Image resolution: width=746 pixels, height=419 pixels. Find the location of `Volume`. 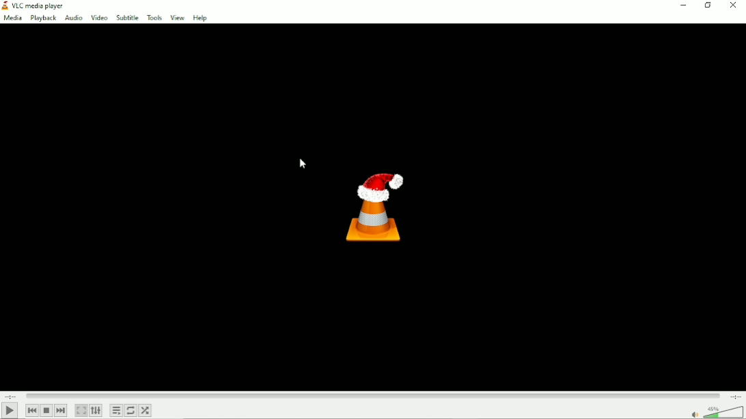

Volume is located at coordinates (715, 411).